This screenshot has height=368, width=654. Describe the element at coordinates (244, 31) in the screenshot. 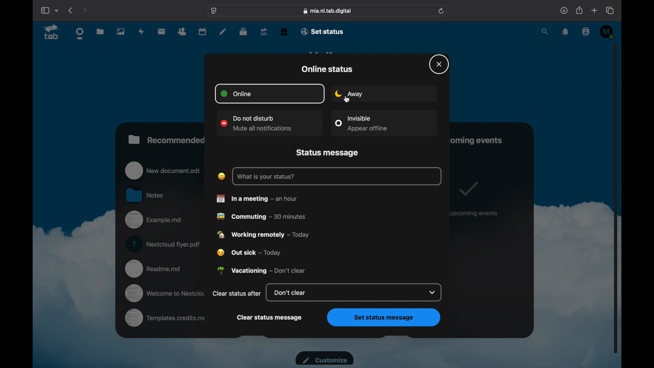

I see `deck` at that location.